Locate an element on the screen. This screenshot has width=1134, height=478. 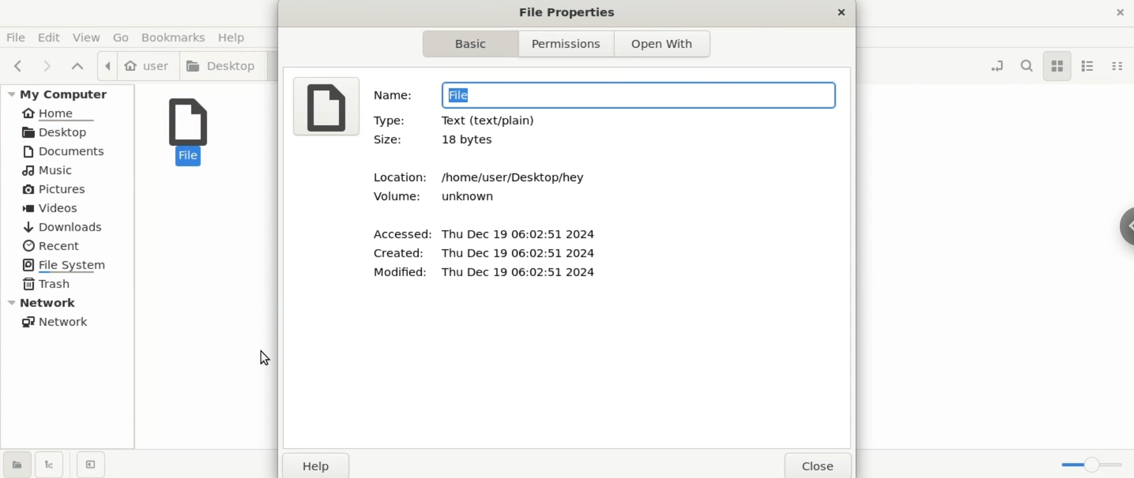
help is located at coordinates (314, 466).